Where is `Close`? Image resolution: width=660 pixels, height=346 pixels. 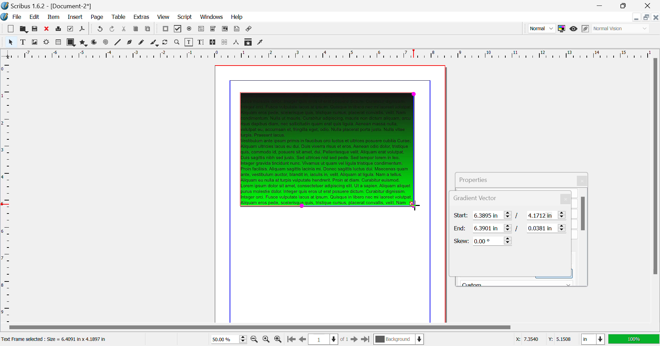
Close is located at coordinates (649, 5).